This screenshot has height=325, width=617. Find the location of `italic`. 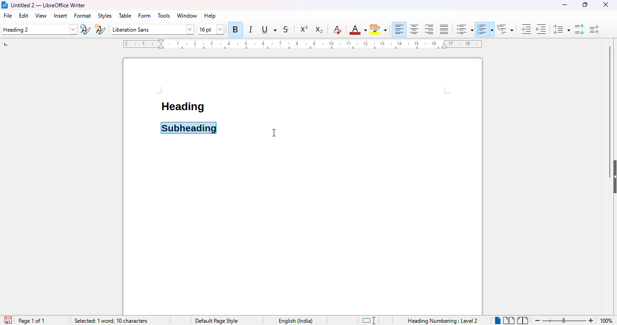

italic is located at coordinates (251, 29).